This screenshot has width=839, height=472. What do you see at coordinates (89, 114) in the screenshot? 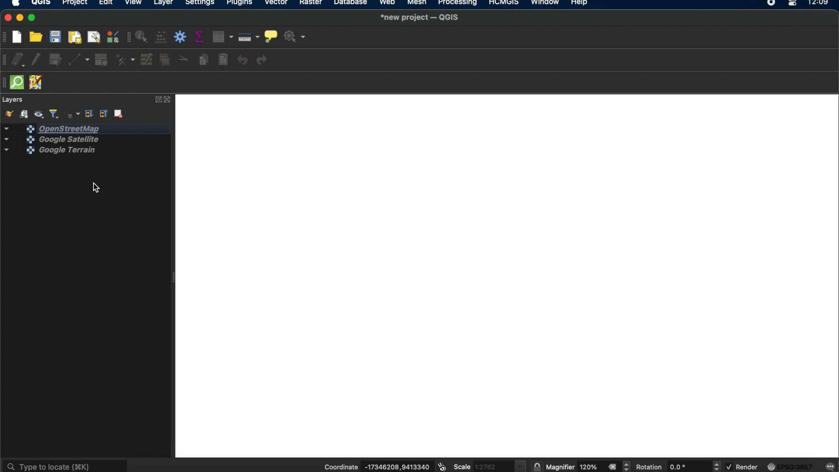
I see `expand all` at bounding box center [89, 114].